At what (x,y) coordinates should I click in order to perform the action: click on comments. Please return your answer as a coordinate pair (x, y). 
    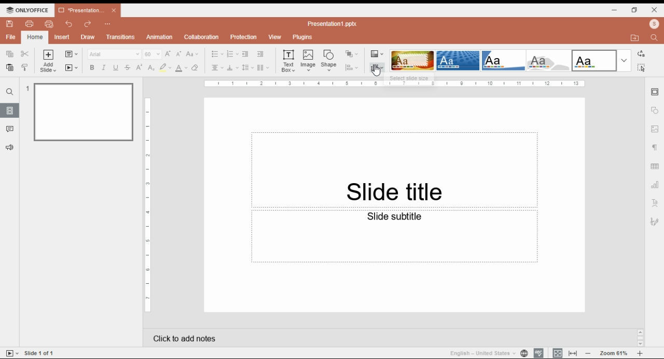
    Looking at the image, I should click on (10, 129).